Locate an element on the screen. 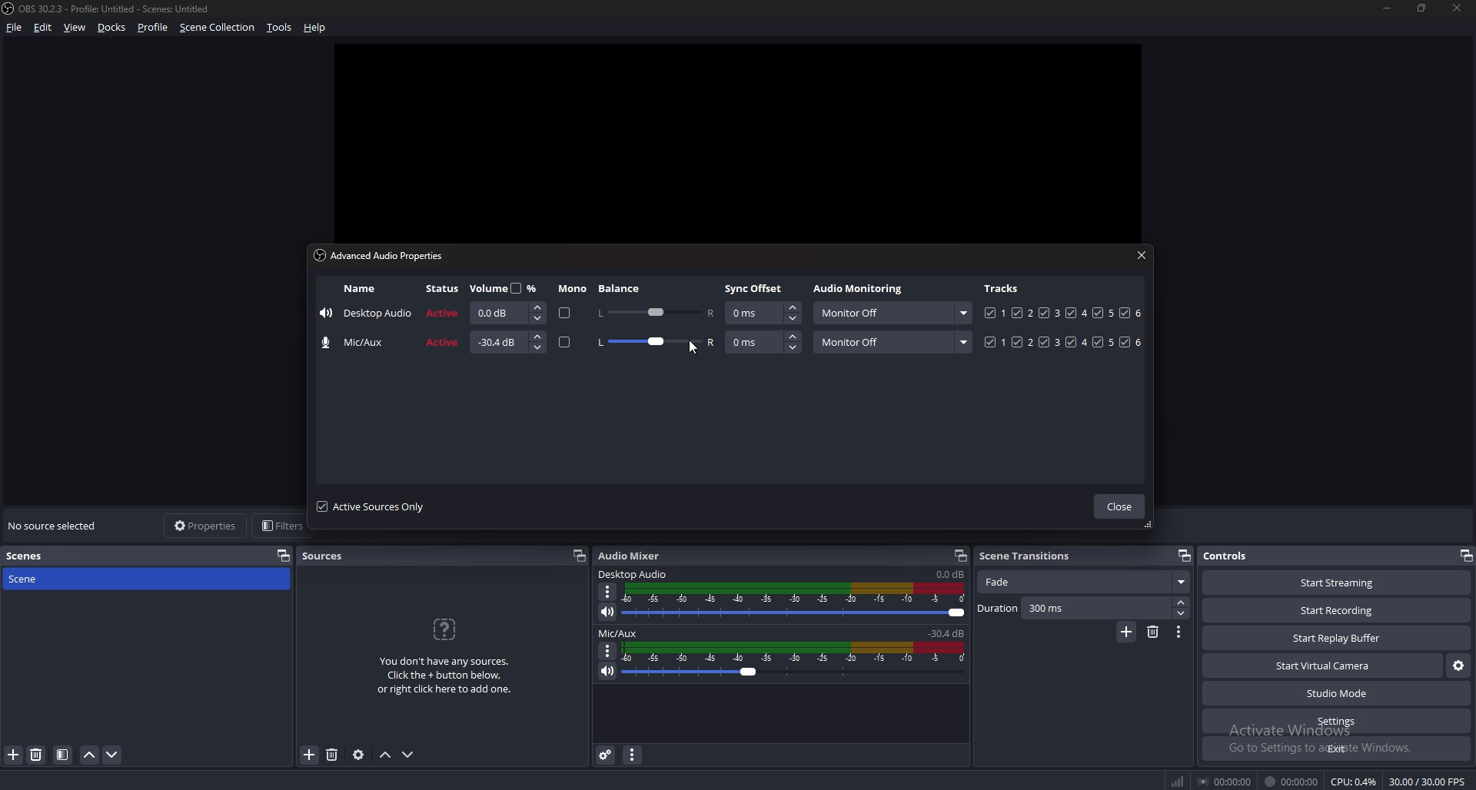  monitor off is located at coordinates (891, 313).